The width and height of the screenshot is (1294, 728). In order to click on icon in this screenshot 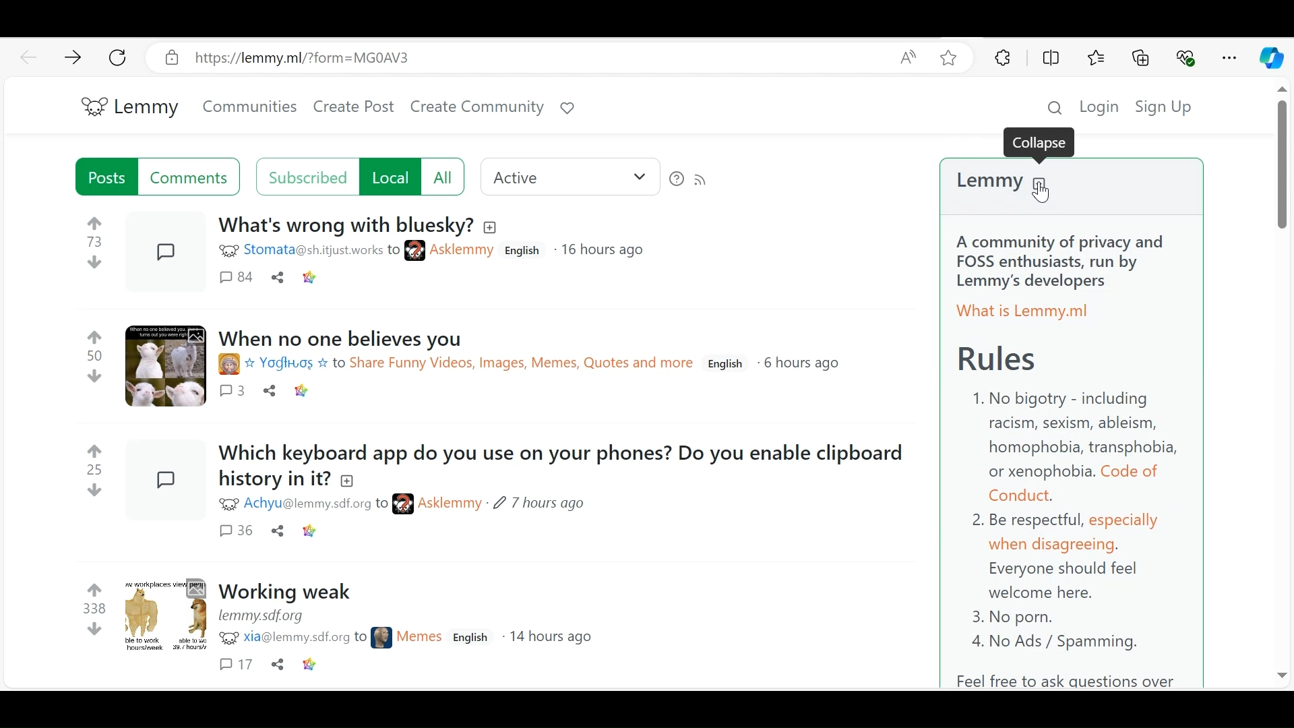, I will do `click(415, 252)`.